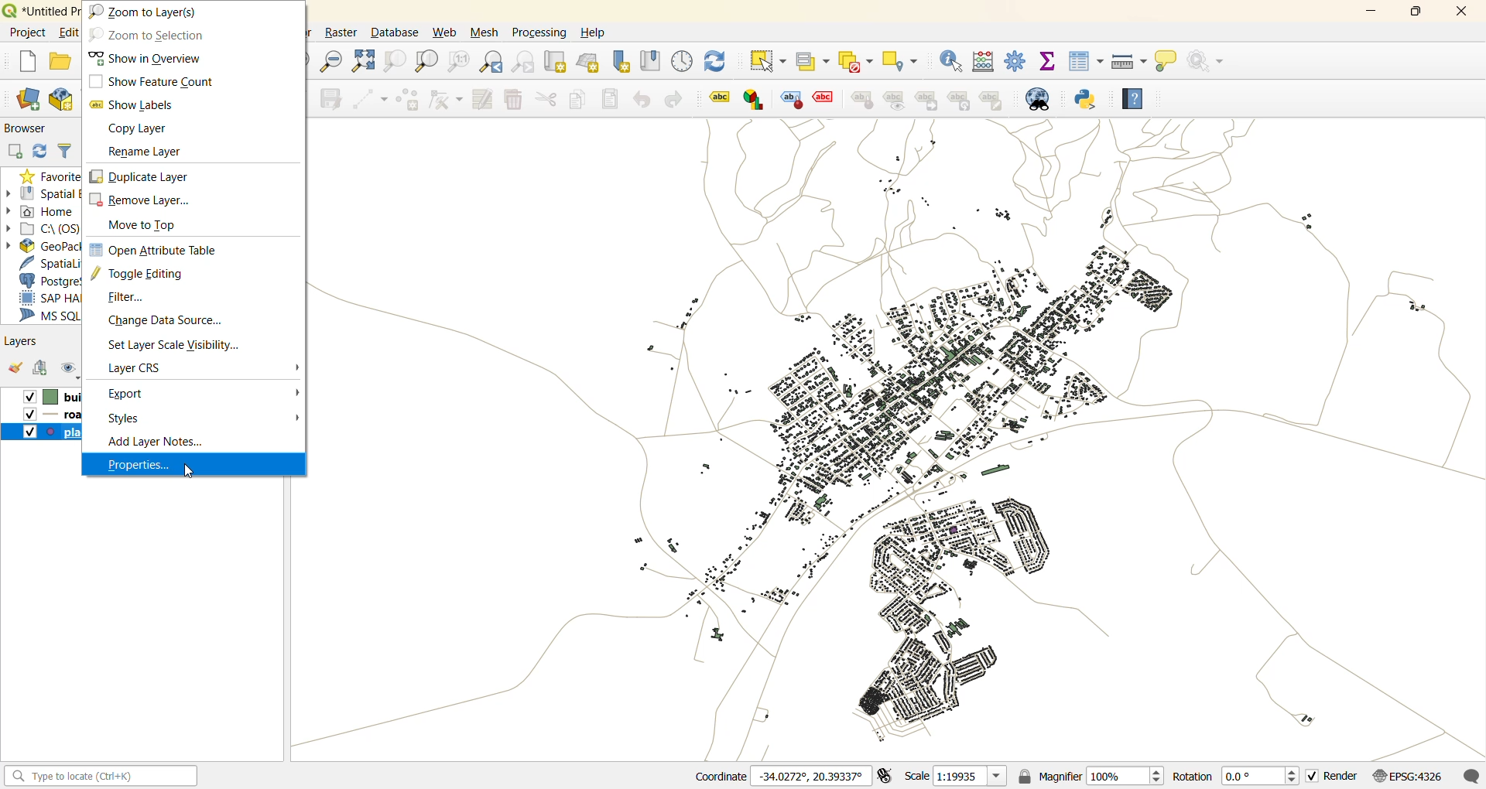 This screenshot has width=1486, height=789. What do you see at coordinates (409, 101) in the screenshot?
I see `add polygon` at bounding box center [409, 101].